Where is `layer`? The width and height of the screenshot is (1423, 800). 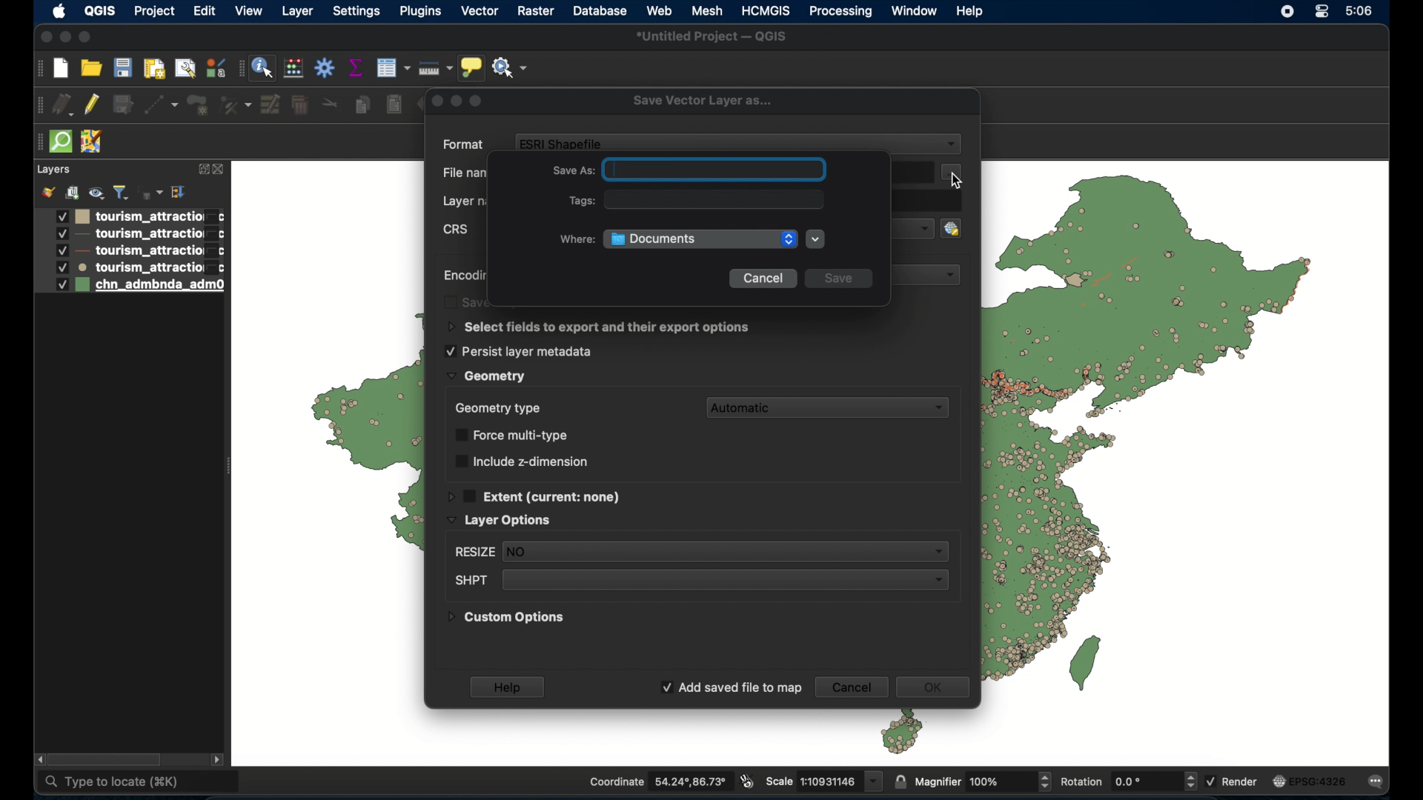
layer is located at coordinates (297, 13).